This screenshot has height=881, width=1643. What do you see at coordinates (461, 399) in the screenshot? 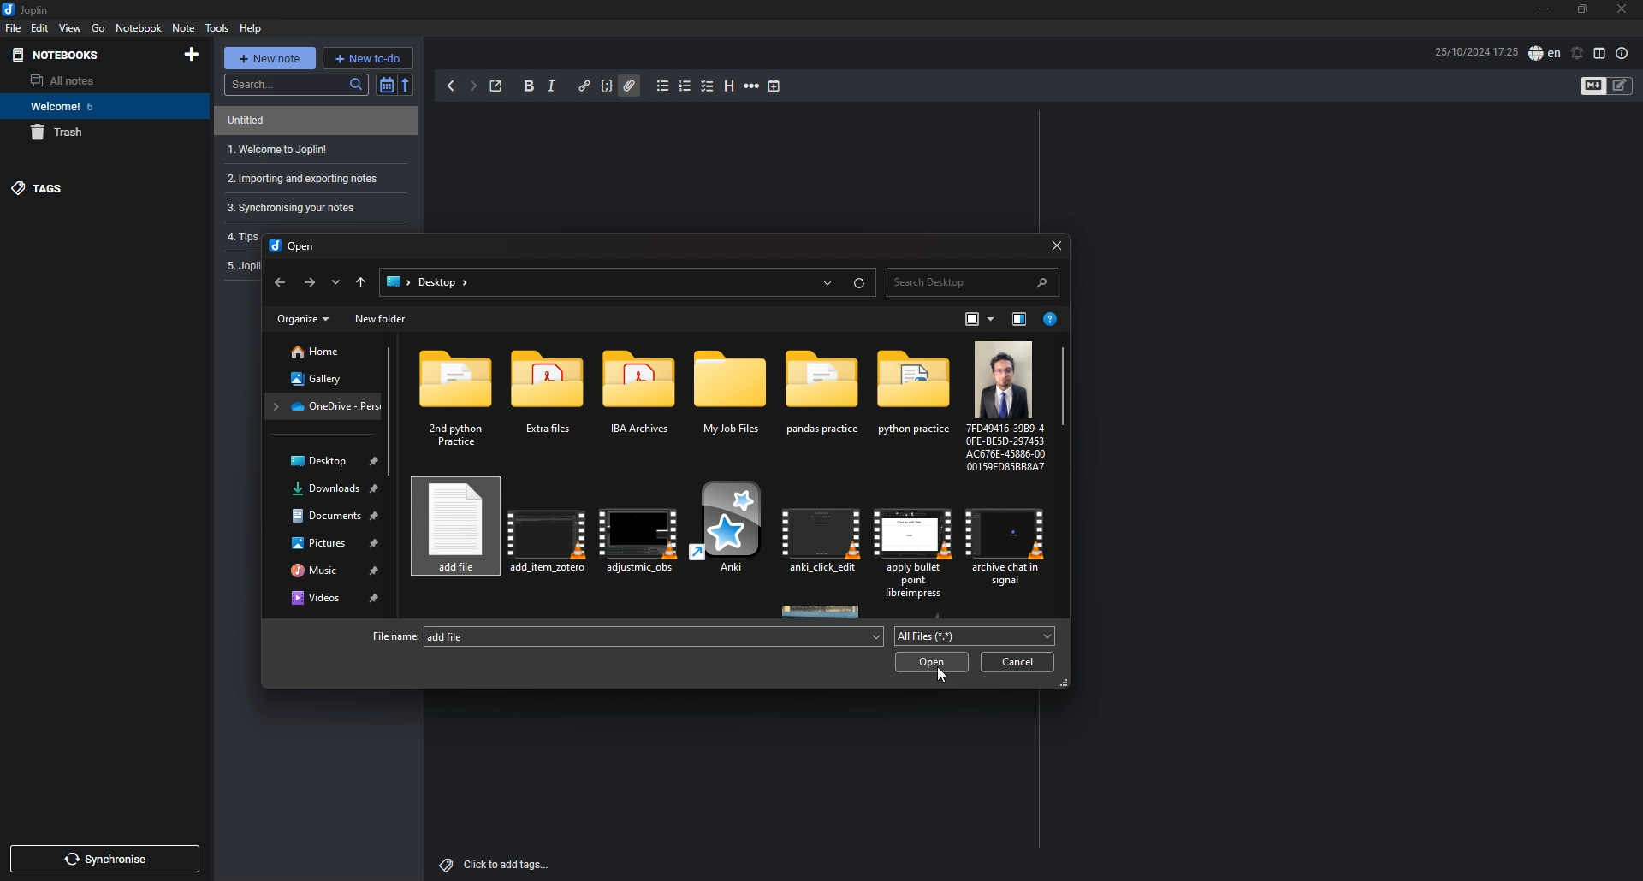
I see `folder` at bounding box center [461, 399].